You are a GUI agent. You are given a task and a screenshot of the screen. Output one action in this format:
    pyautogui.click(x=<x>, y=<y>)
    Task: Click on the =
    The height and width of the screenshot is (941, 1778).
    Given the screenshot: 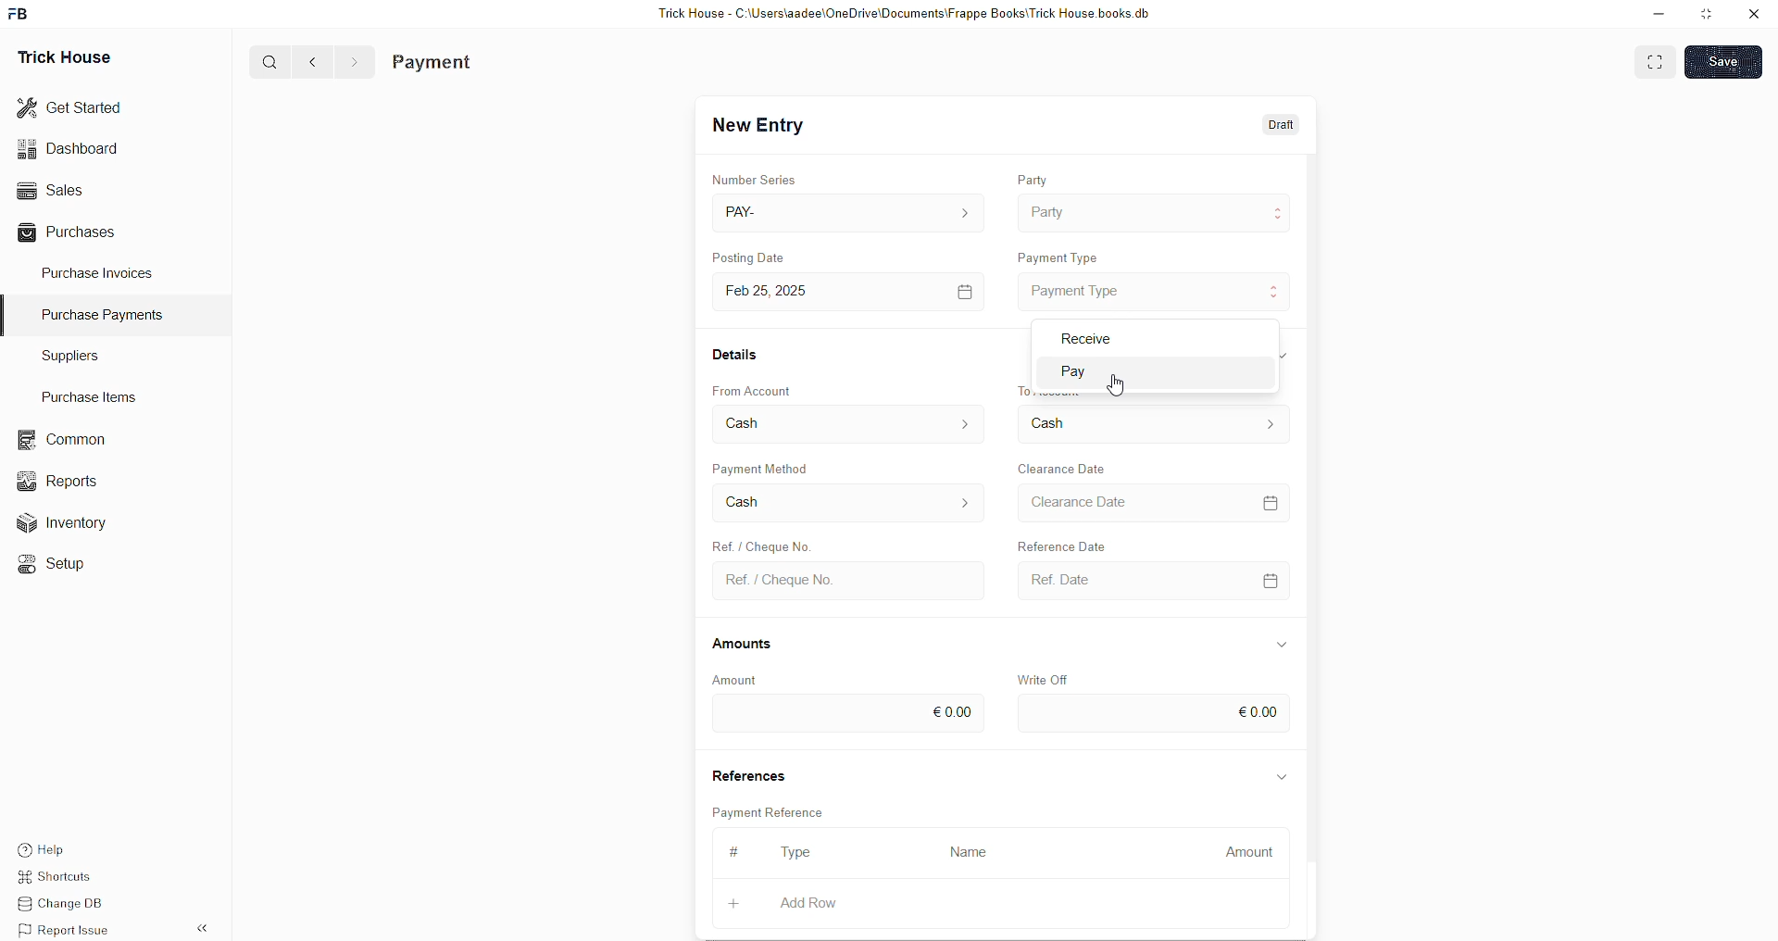 What is the action you would take?
    pyautogui.click(x=1274, y=500)
    